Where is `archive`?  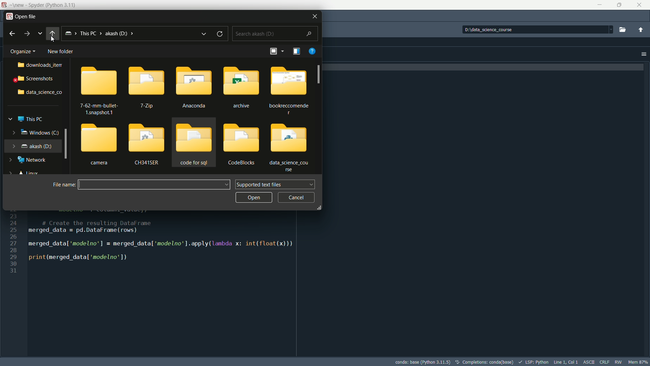 archive is located at coordinates (241, 86).